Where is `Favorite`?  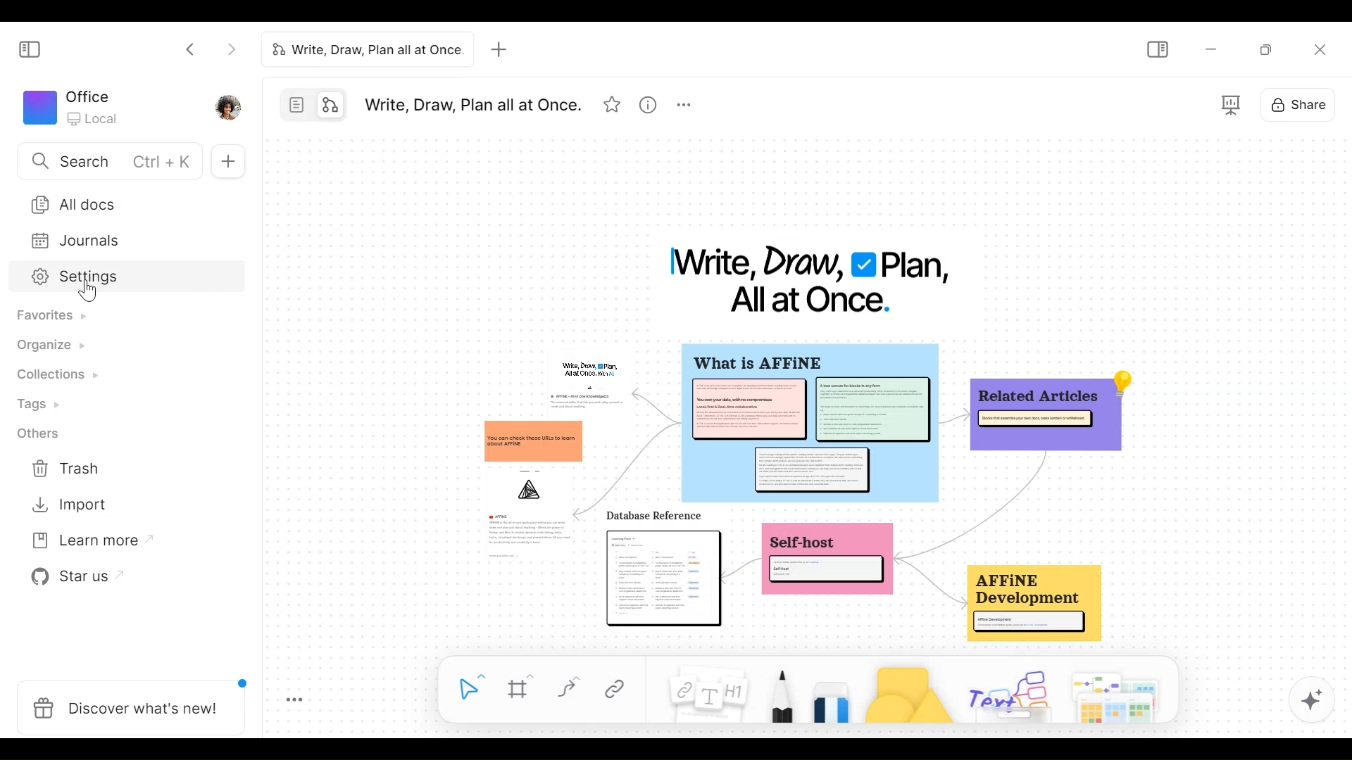
Favorite is located at coordinates (614, 101).